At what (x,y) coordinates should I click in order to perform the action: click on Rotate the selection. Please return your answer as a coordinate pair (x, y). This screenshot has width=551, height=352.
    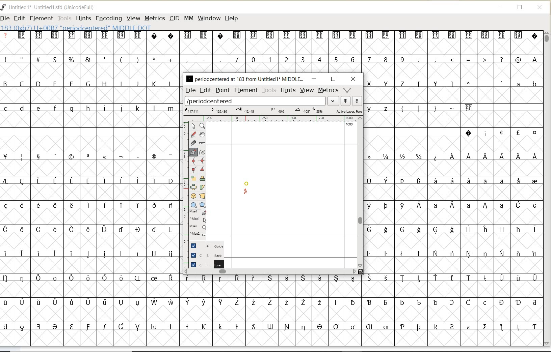
    Looking at the image, I should click on (202, 178).